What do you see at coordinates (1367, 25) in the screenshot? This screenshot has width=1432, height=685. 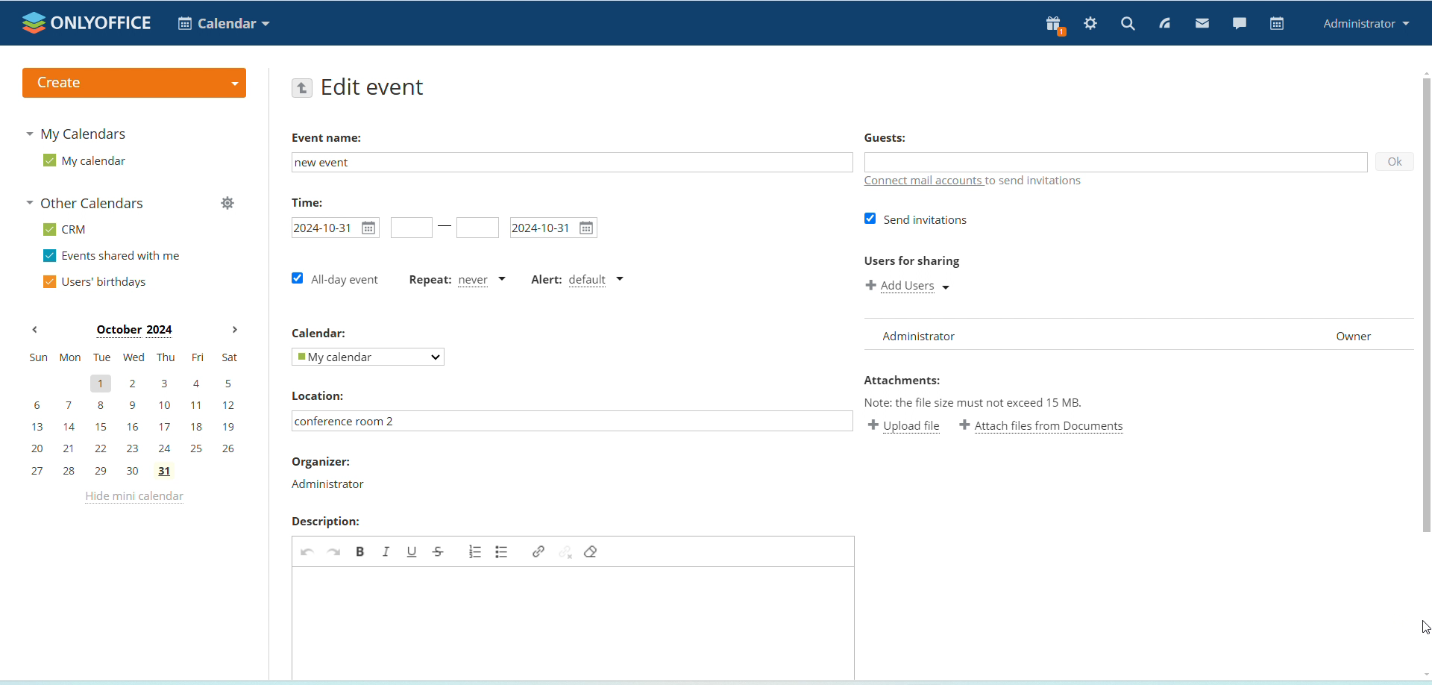 I see `administrator` at bounding box center [1367, 25].